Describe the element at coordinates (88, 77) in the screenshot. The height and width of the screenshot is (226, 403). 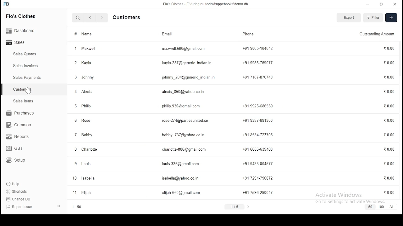
I see `Johnny` at that location.